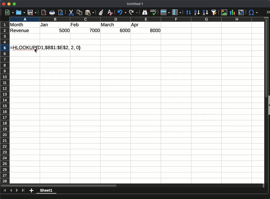 The width and height of the screenshot is (270, 199). I want to click on close, so click(4, 4).